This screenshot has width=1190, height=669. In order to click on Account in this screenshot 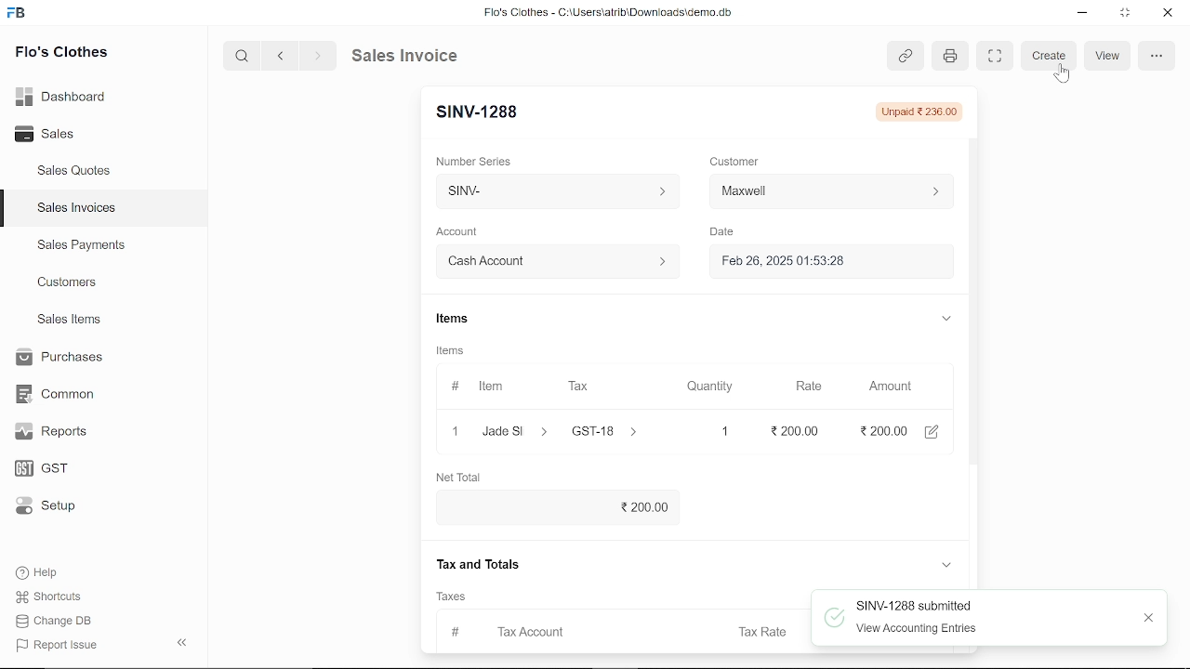, I will do `click(462, 232)`.